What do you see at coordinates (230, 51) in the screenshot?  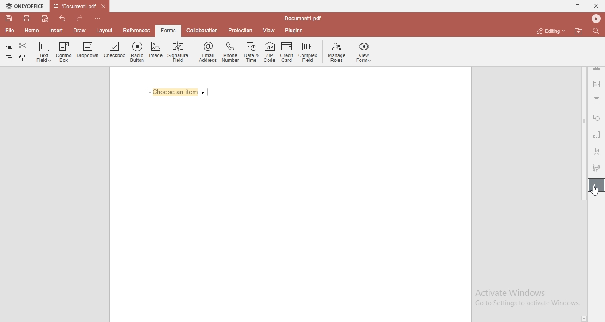 I see `phone number` at bounding box center [230, 51].